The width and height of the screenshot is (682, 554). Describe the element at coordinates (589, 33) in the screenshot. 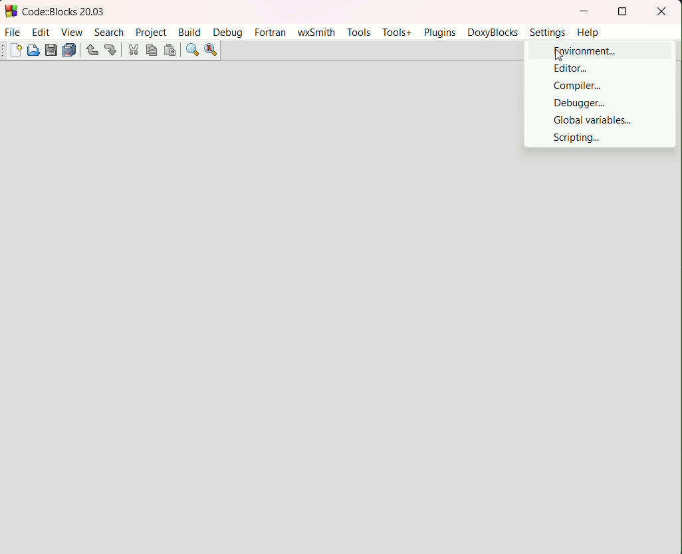

I see `help` at that location.